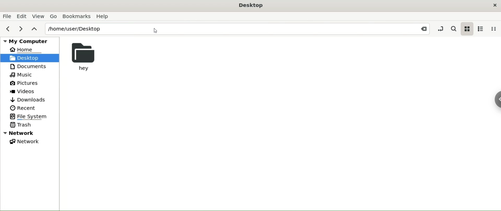  Describe the element at coordinates (251, 6) in the screenshot. I see `Desktop` at that location.